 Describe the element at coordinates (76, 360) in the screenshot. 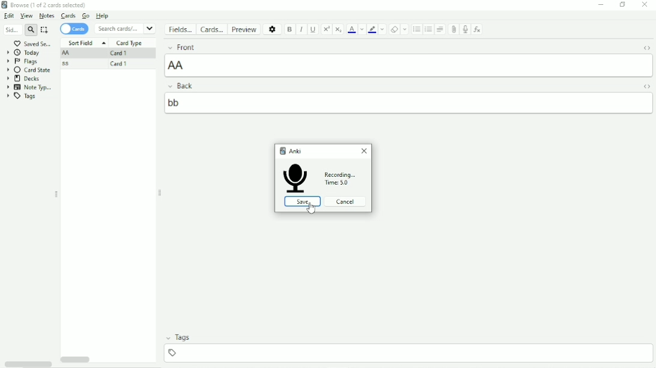

I see `Horizontal scrollbar` at that location.